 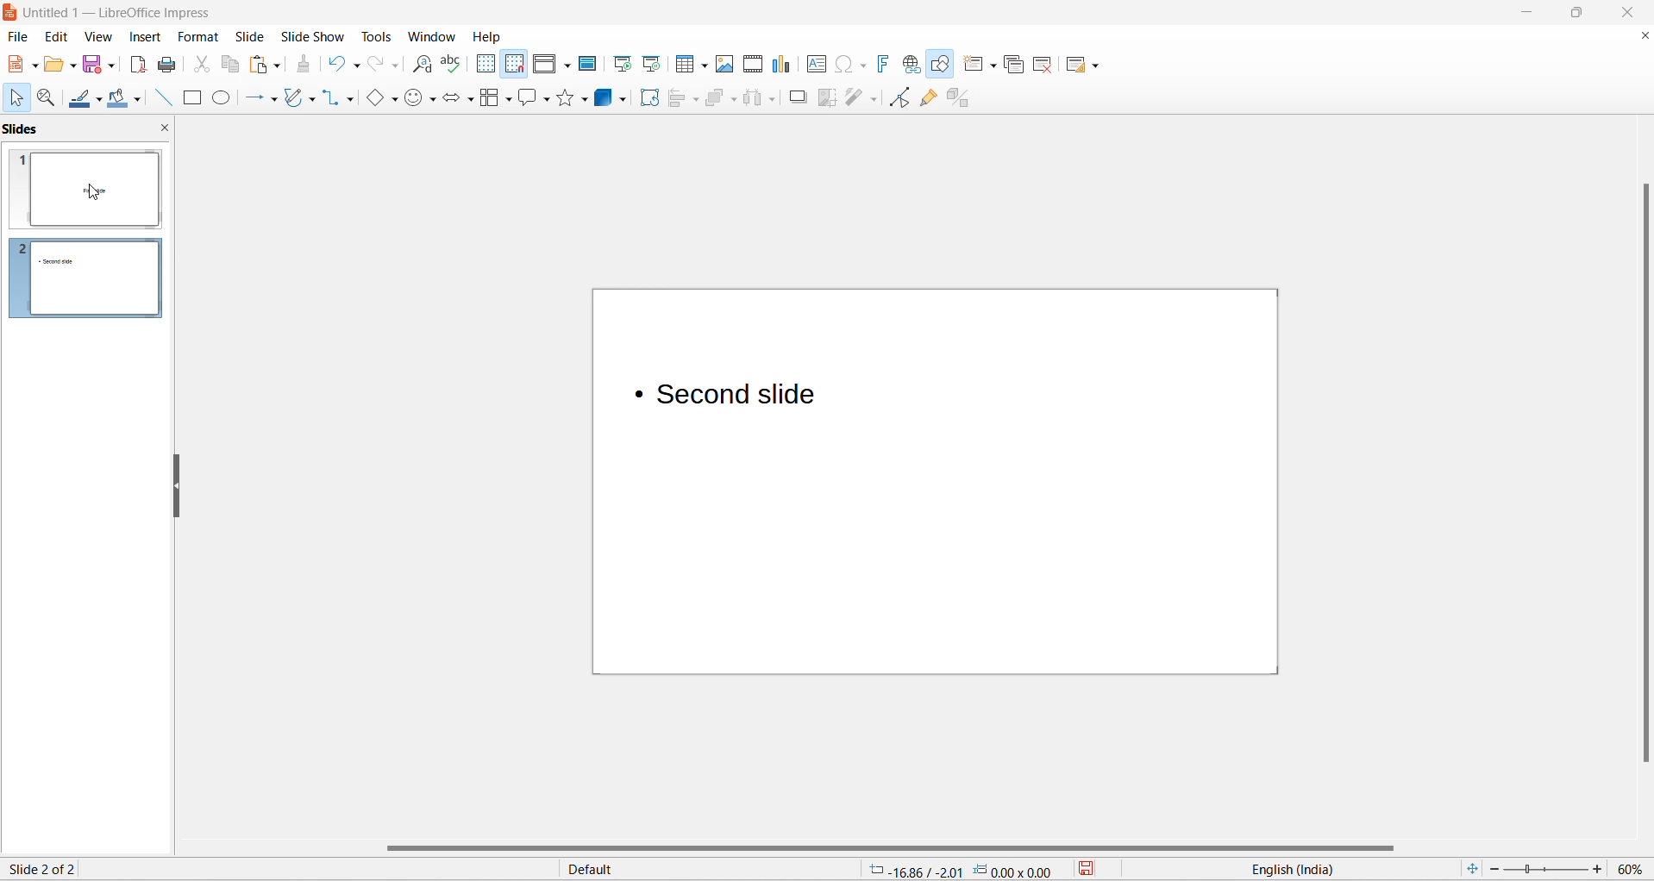 I want to click on spellings, so click(x=454, y=62).